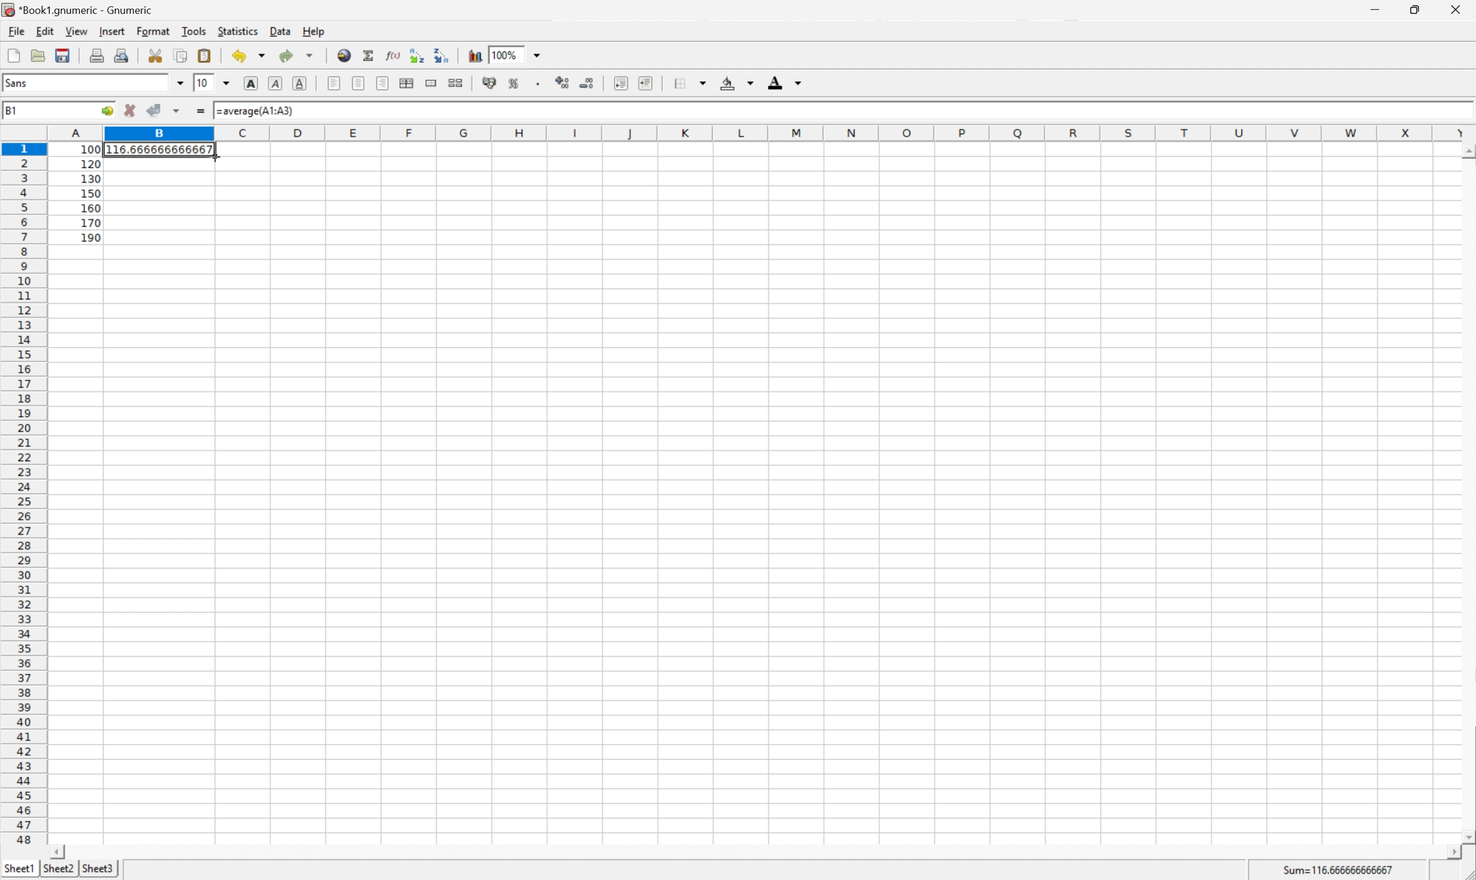 This screenshot has height=880, width=1476. What do you see at coordinates (39, 56) in the screenshot?
I see `Open a file` at bounding box center [39, 56].